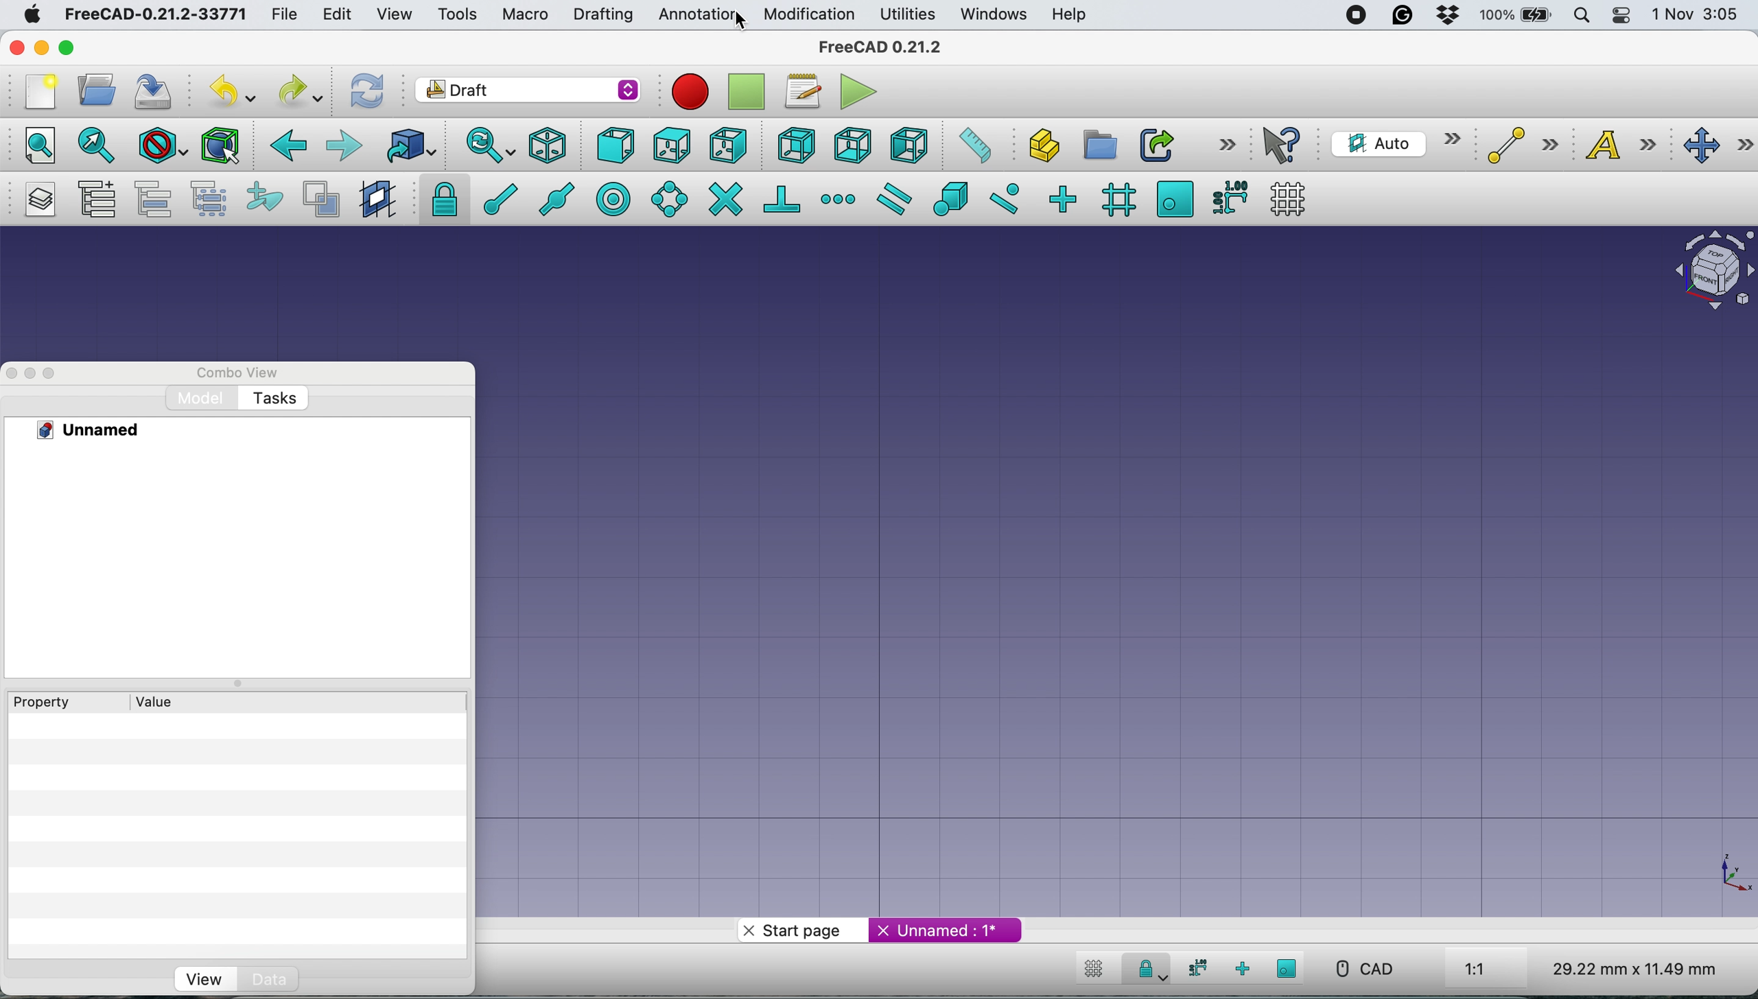 The image size is (1758, 999). Describe the element at coordinates (696, 16) in the screenshot. I see `annotation` at that location.